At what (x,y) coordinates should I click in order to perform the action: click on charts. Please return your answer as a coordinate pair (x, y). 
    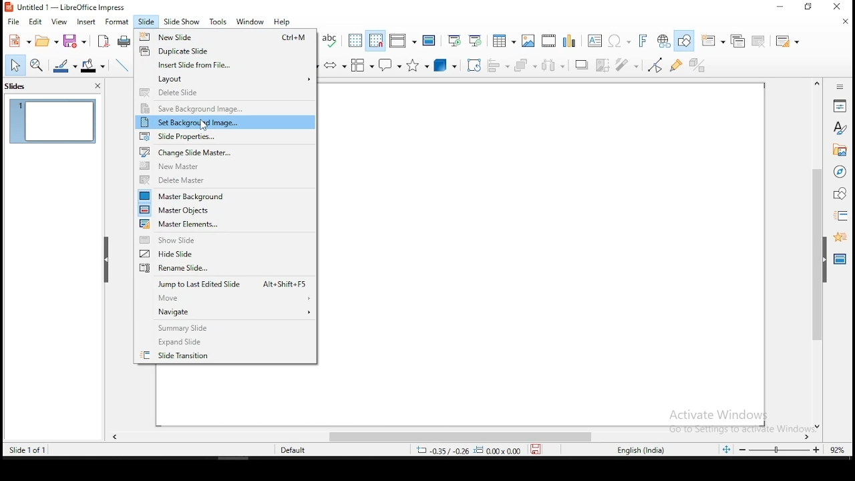
    Looking at the image, I should click on (571, 41).